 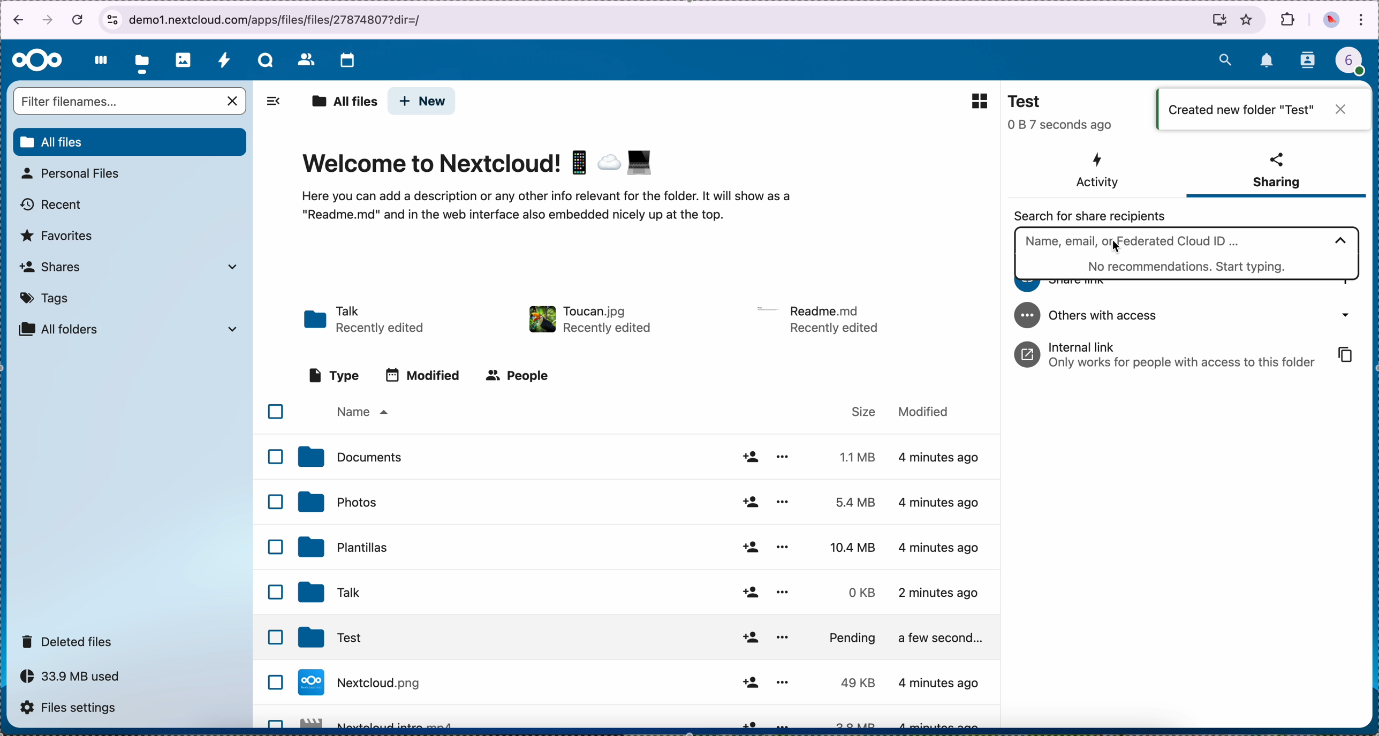 What do you see at coordinates (638, 593) in the screenshot?
I see `Talk` at bounding box center [638, 593].